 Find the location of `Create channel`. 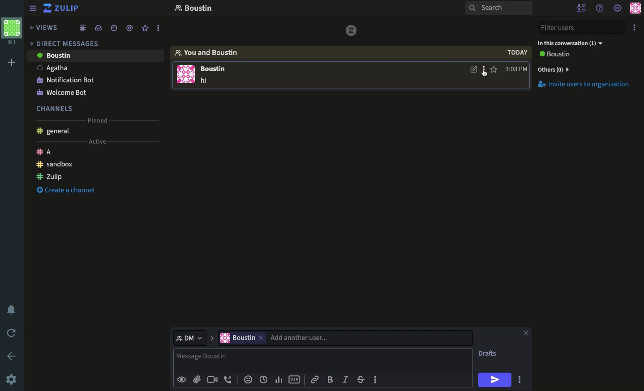

Create channel is located at coordinates (67, 191).